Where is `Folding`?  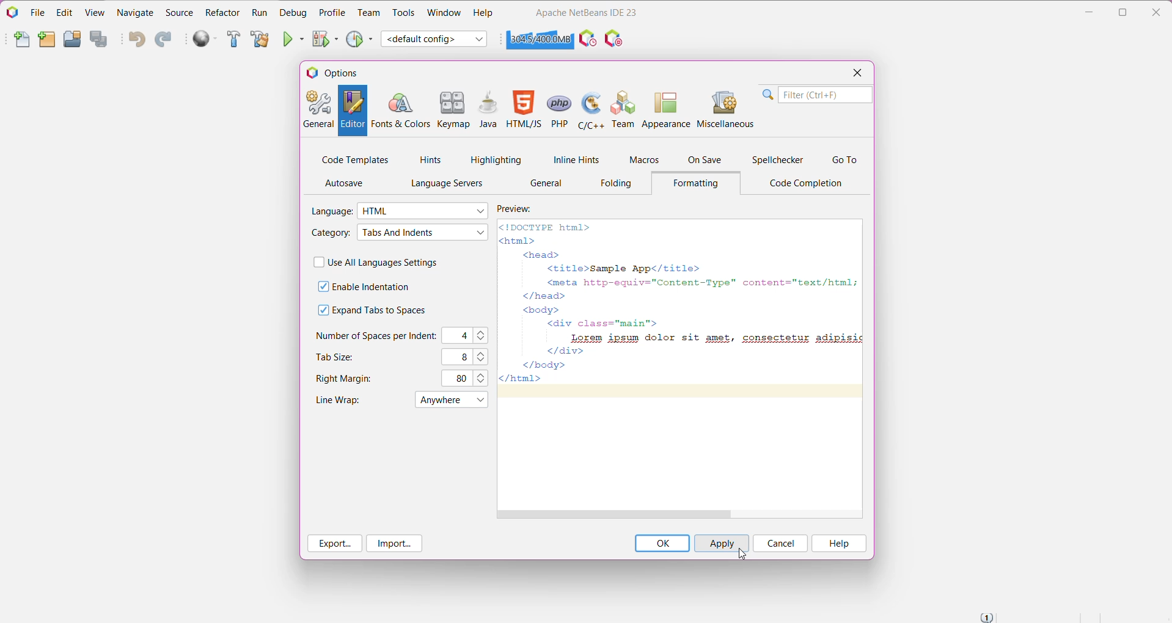 Folding is located at coordinates (617, 183).